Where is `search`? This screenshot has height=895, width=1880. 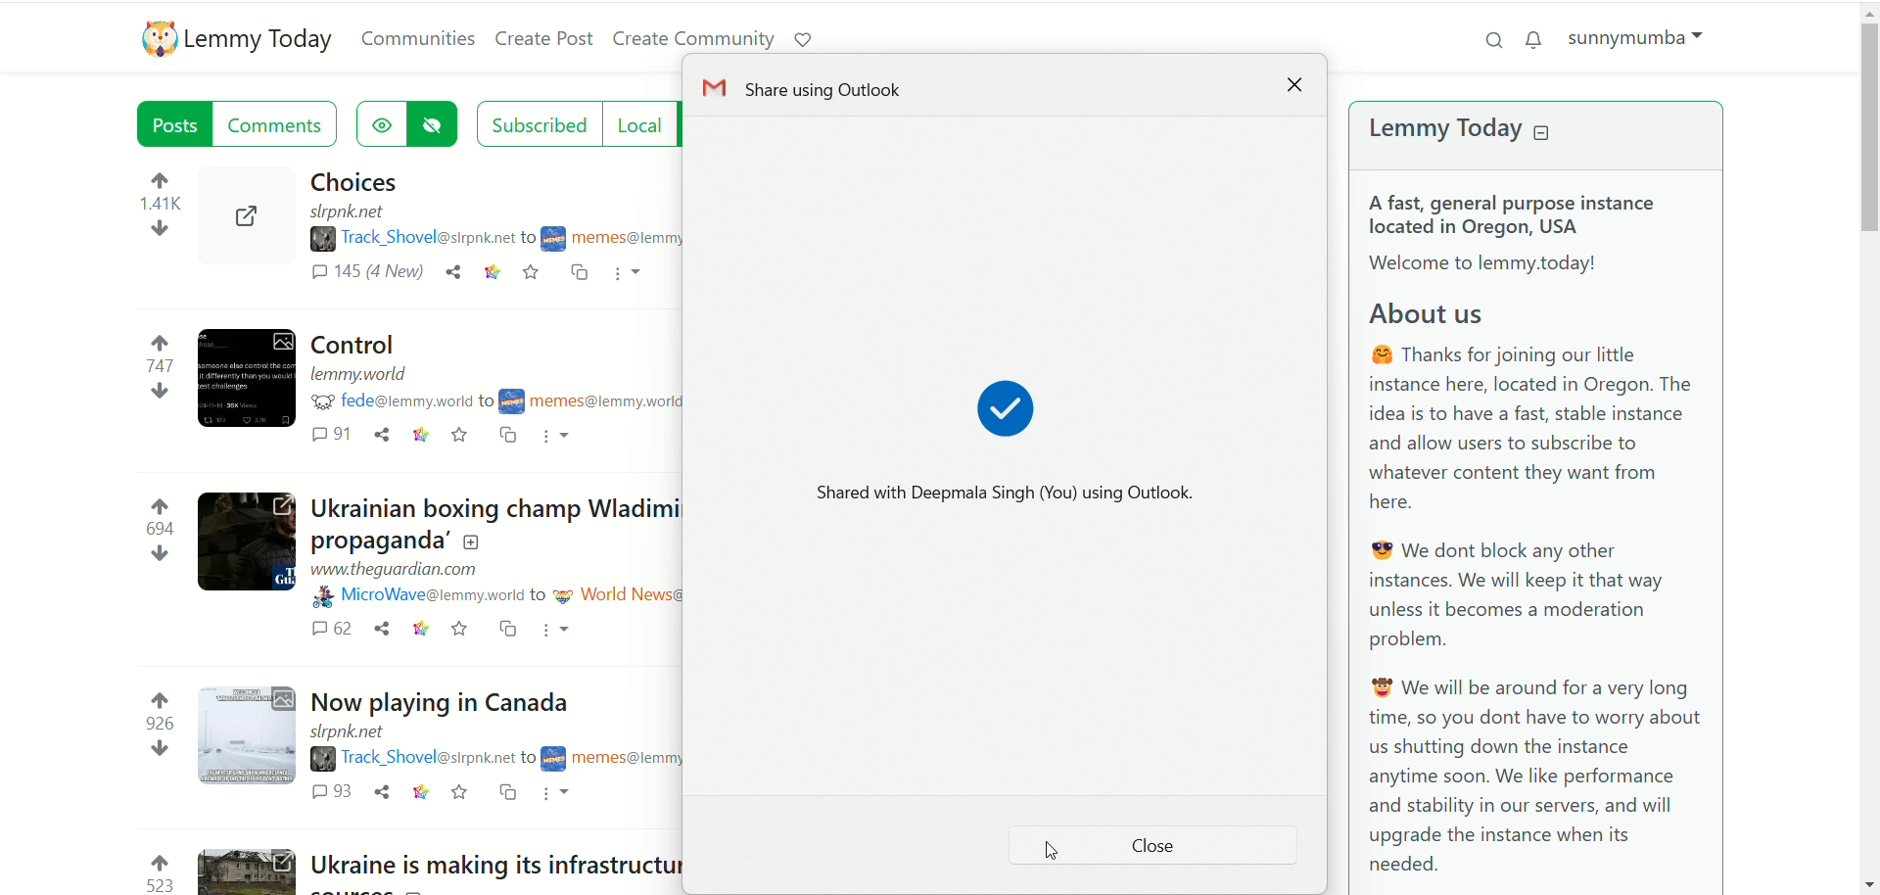
search is located at coordinates (1485, 40).